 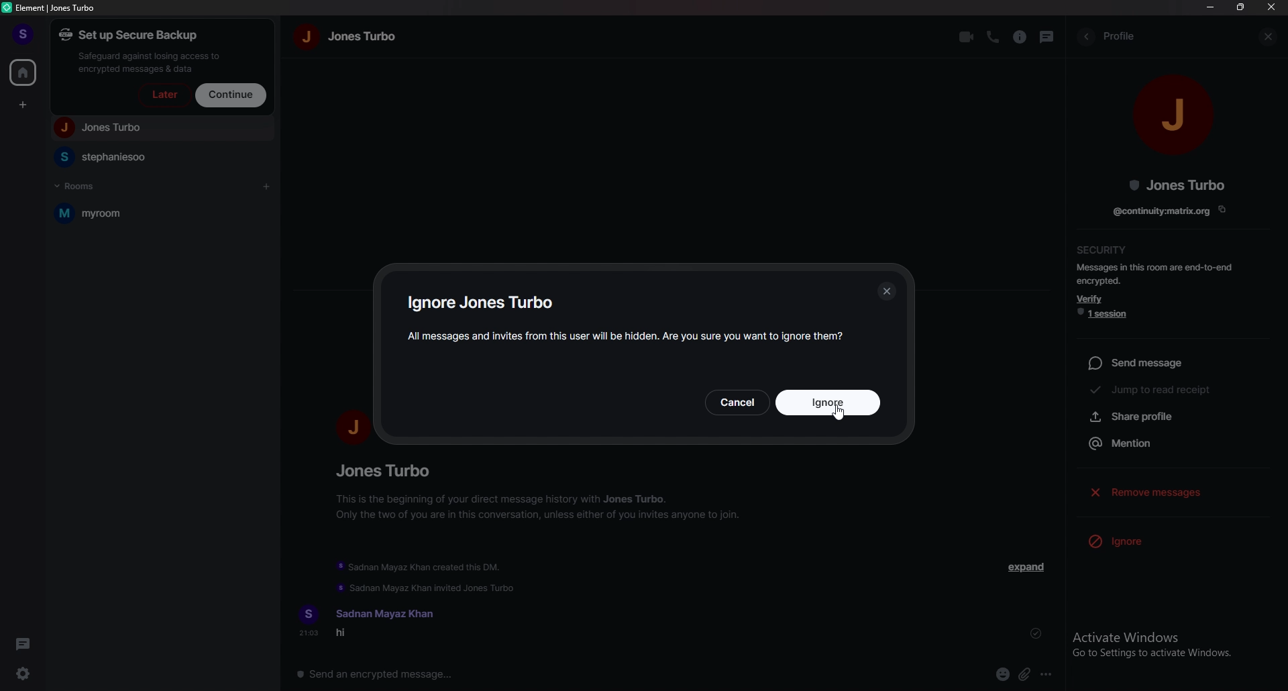 I want to click on profile, so click(x=1120, y=35).